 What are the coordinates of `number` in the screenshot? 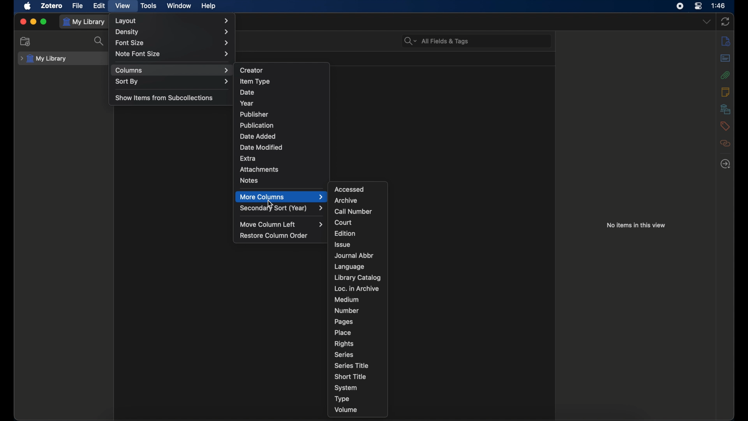 It's located at (347, 310).